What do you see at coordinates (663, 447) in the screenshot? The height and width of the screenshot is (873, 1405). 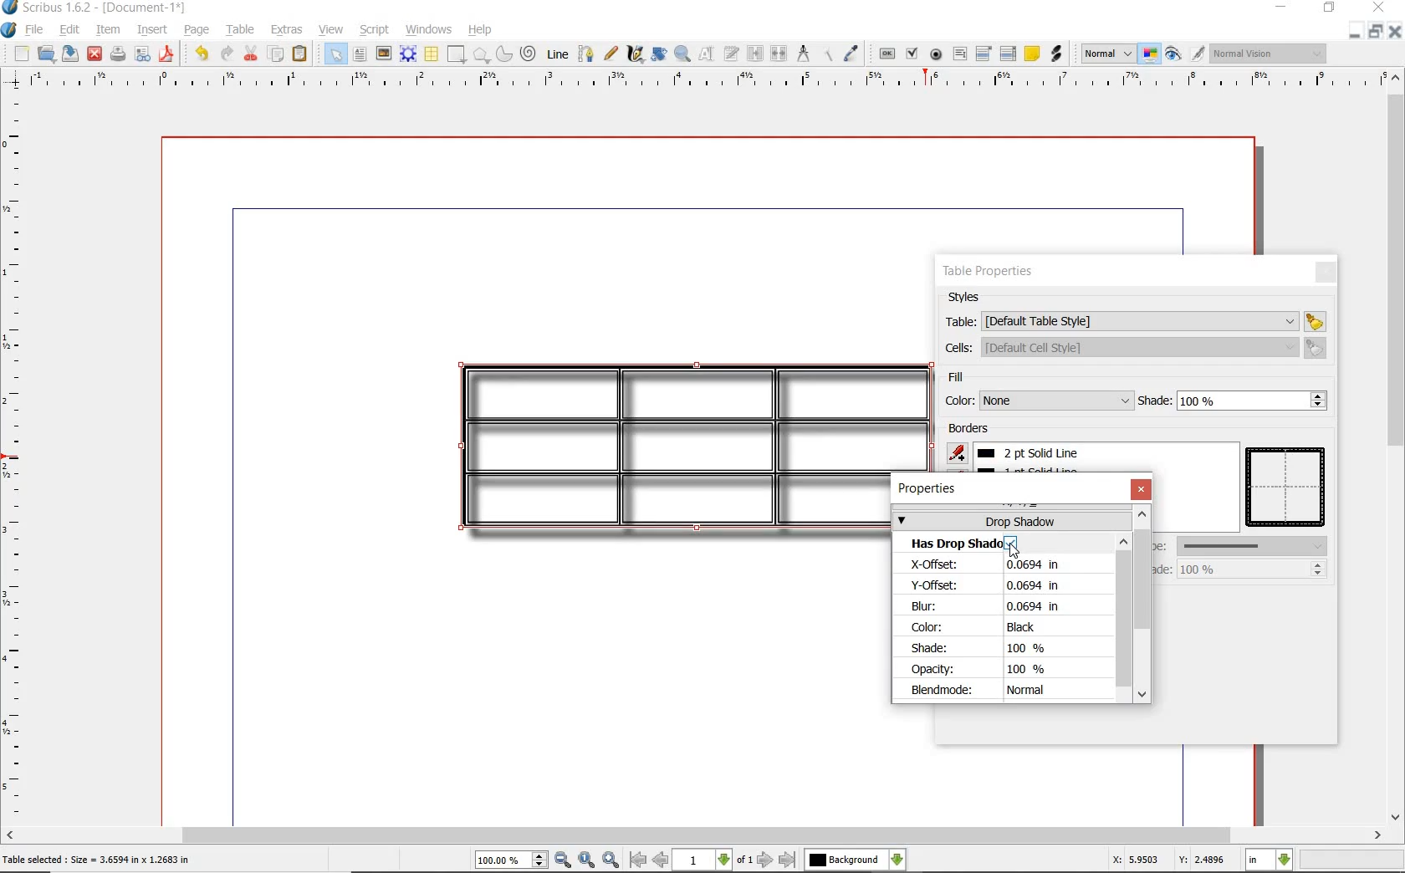 I see `shadow effect added` at bounding box center [663, 447].